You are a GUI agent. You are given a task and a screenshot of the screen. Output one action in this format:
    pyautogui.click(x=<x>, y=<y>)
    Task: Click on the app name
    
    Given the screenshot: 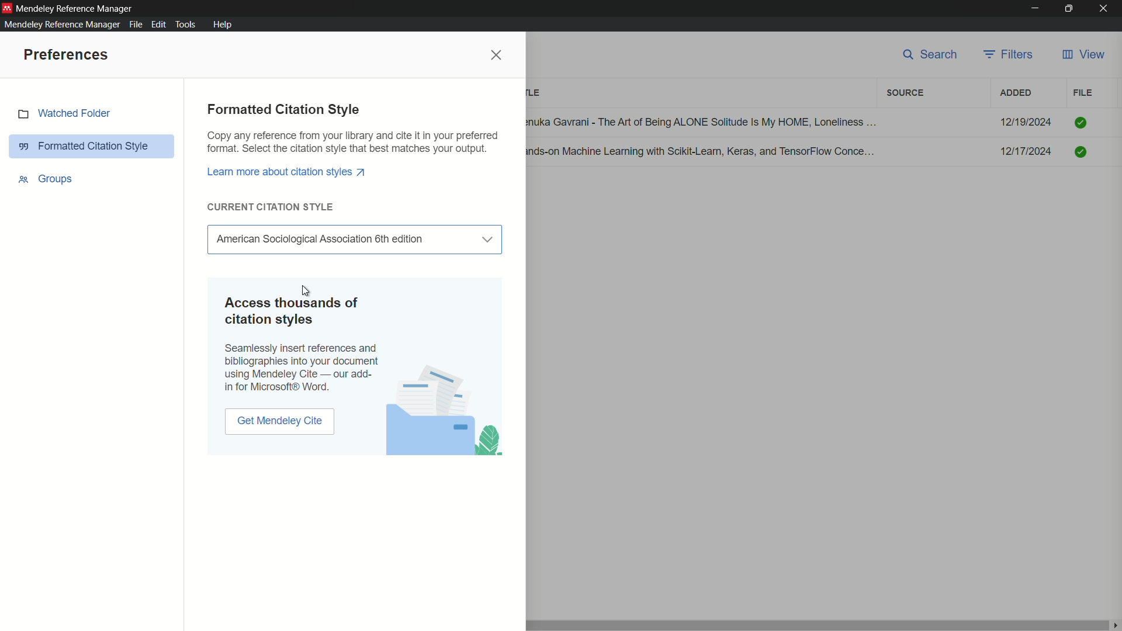 What is the action you would take?
    pyautogui.click(x=77, y=8)
    